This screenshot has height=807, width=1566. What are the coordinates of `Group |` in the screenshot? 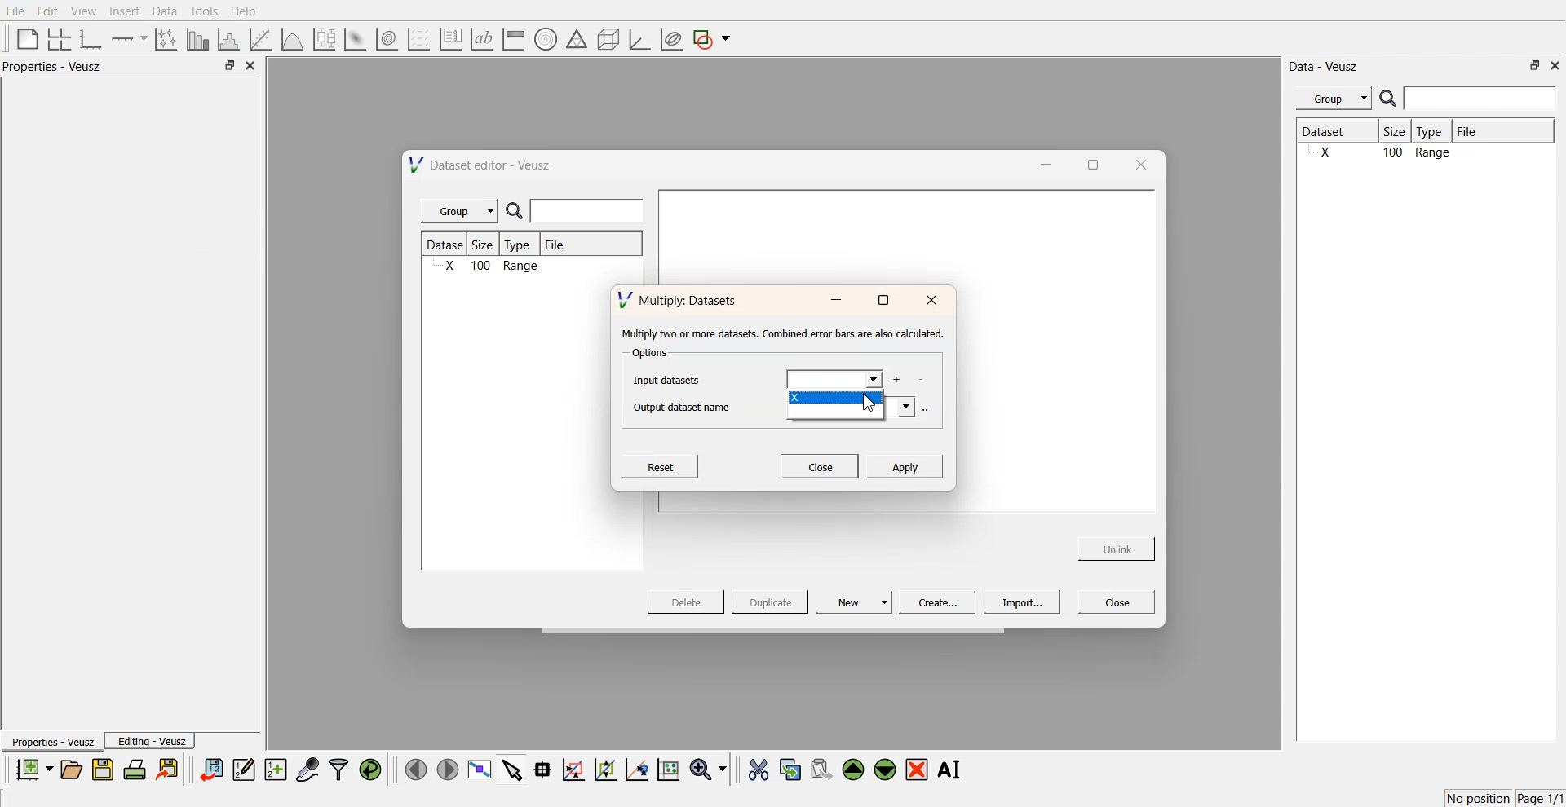 It's located at (462, 211).